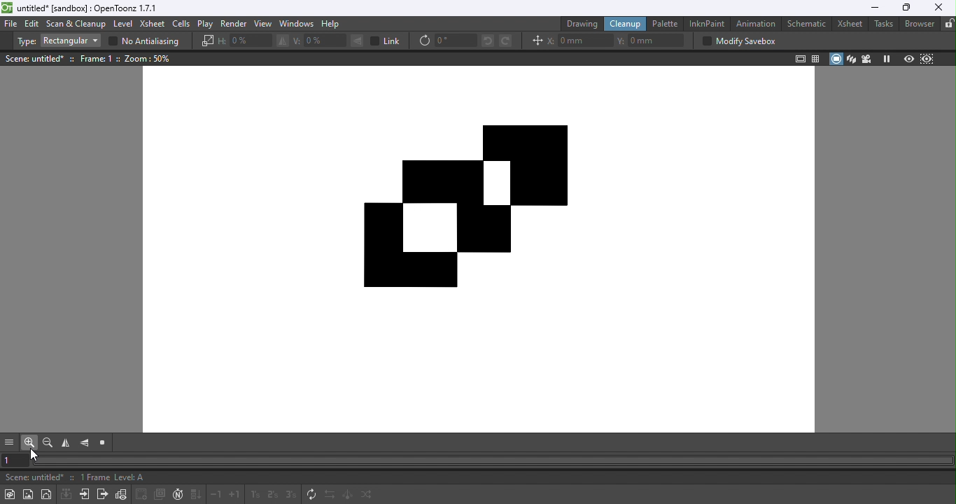  I want to click on Palette, so click(666, 24).